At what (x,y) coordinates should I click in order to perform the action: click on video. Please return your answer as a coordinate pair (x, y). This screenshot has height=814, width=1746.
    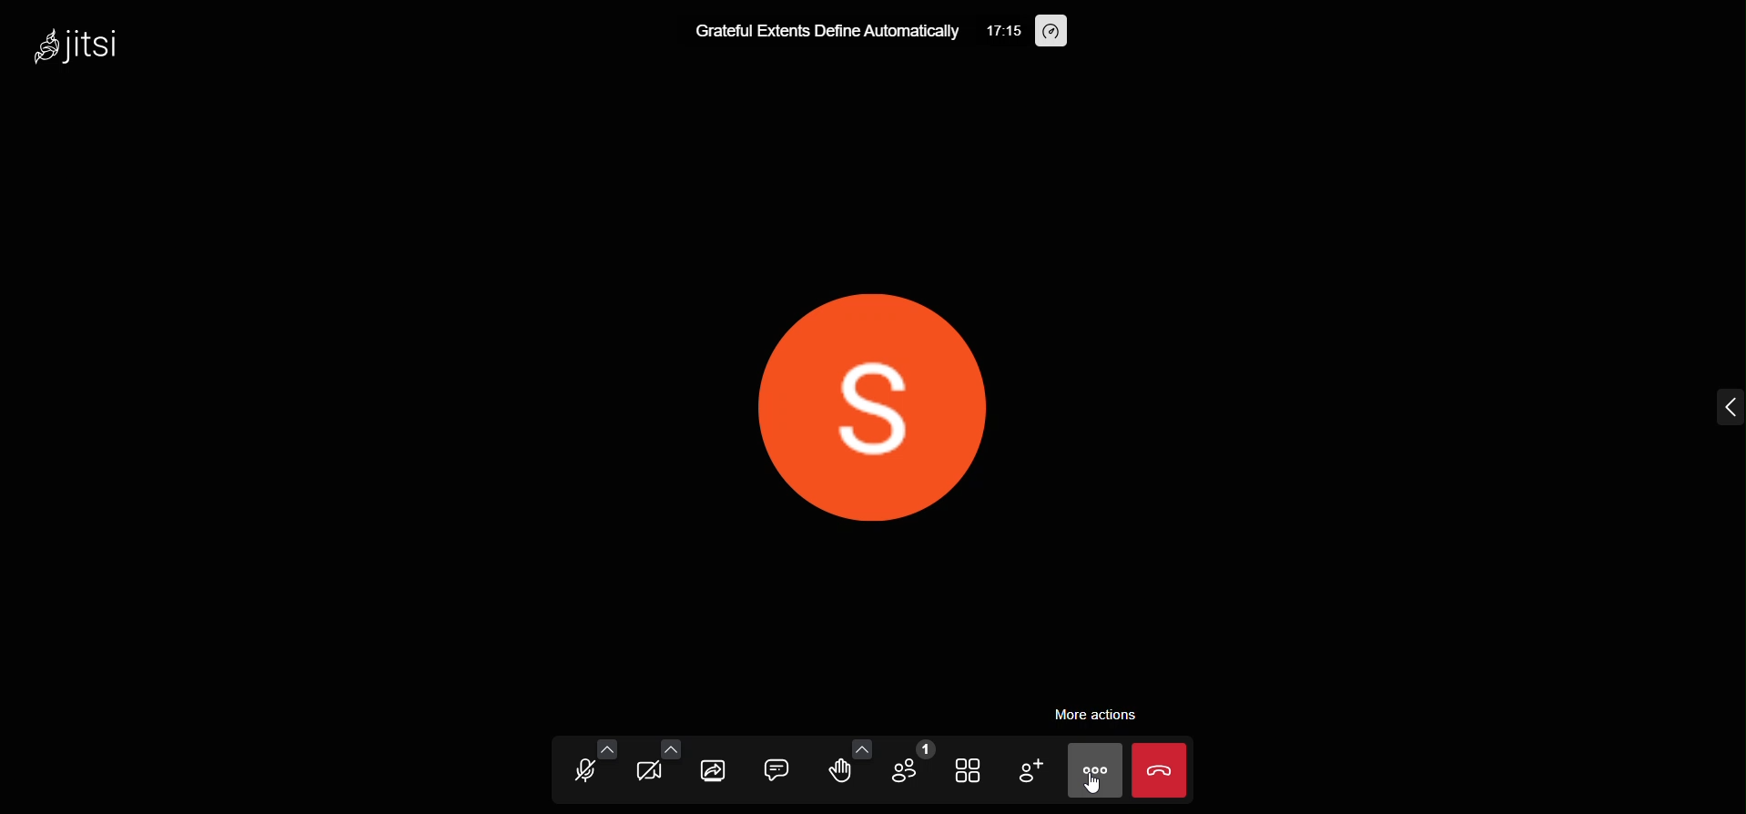
    Looking at the image, I should click on (648, 771).